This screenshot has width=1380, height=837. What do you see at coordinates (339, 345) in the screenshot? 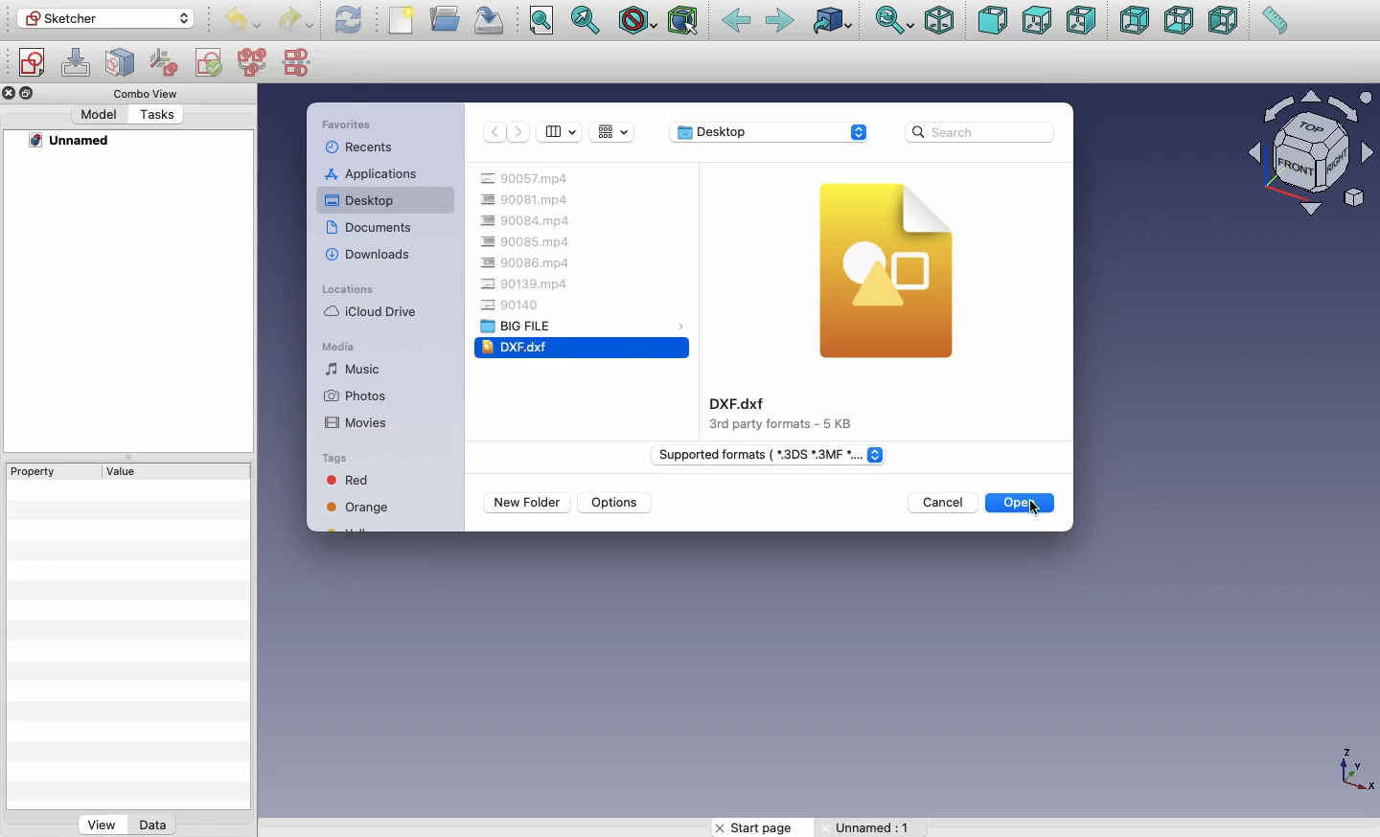
I see `Media` at bounding box center [339, 345].